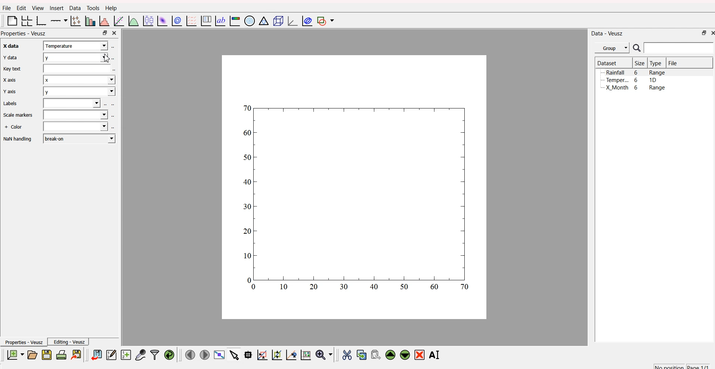 The width and height of the screenshot is (715, 369). What do you see at coordinates (111, 354) in the screenshot?
I see `editor` at bounding box center [111, 354].